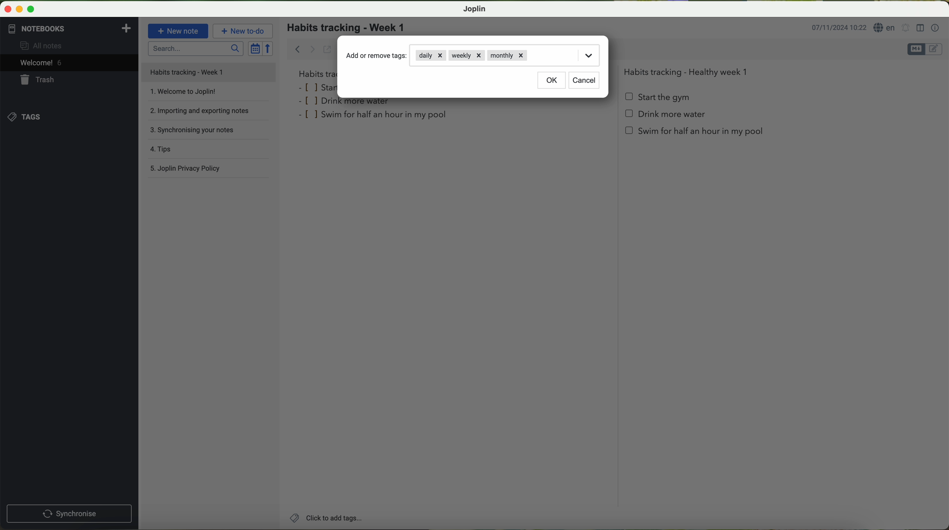 Image resolution: width=949 pixels, height=530 pixels. What do you see at coordinates (269, 48) in the screenshot?
I see `reverse sort order` at bounding box center [269, 48].